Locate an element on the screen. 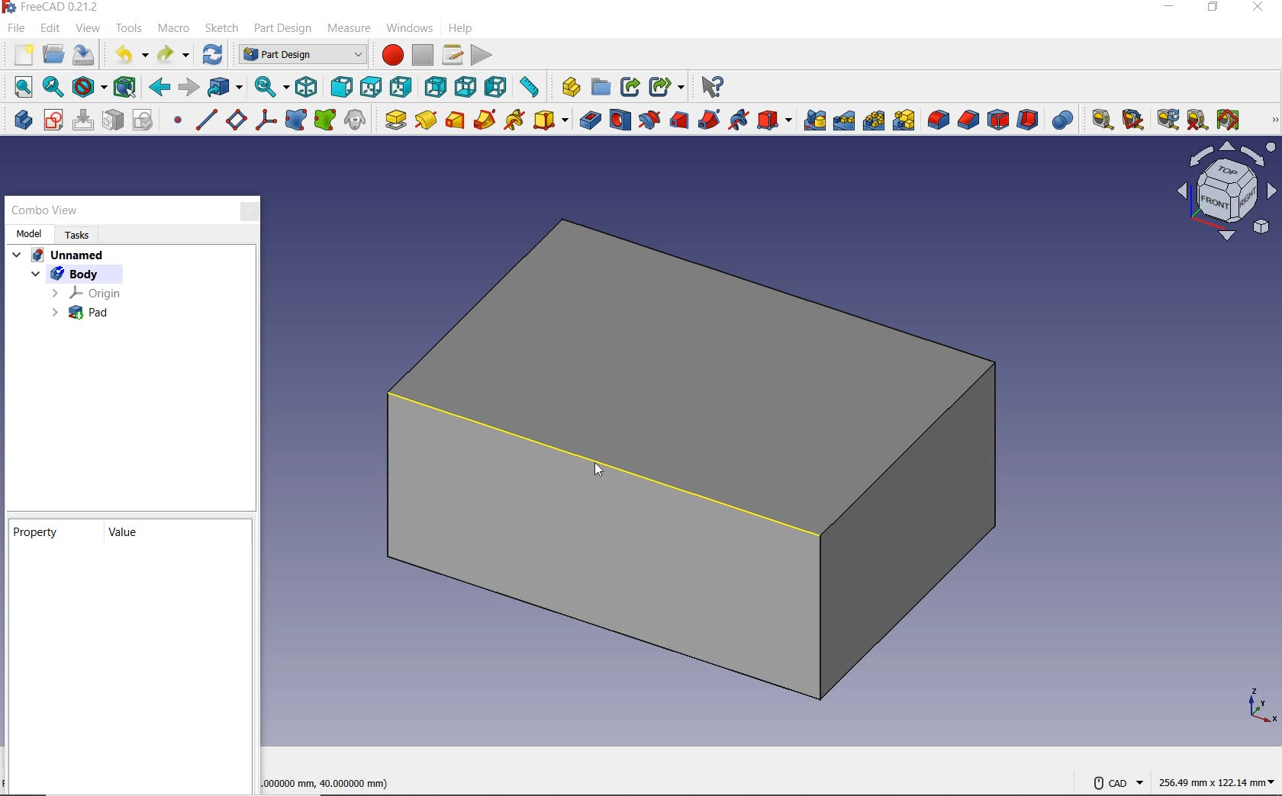 This screenshot has width=1282, height=796. linearpattern is located at coordinates (842, 120).